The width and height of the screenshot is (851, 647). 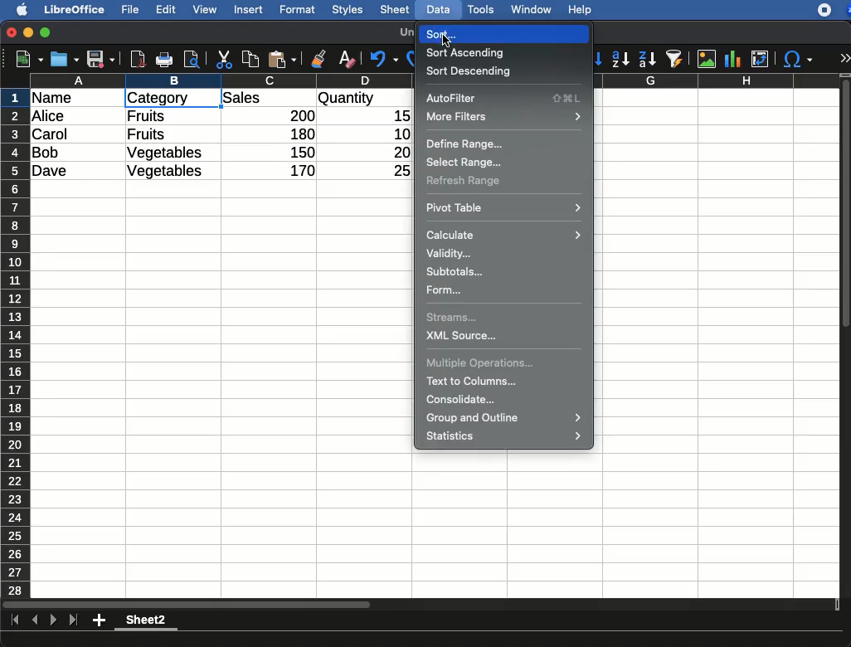 What do you see at coordinates (299, 152) in the screenshot?
I see `150` at bounding box center [299, 152].